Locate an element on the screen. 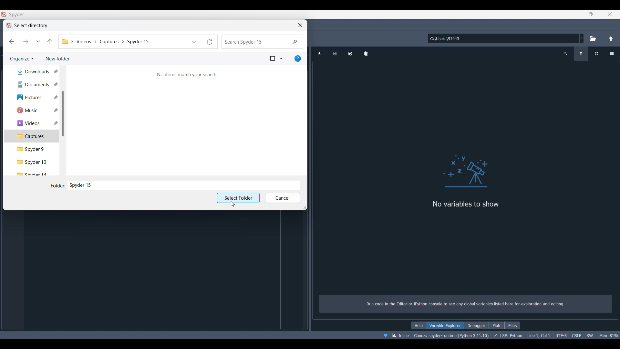 The image size is (620, 349). Change to parent directory is located at coordinates (611, 38).